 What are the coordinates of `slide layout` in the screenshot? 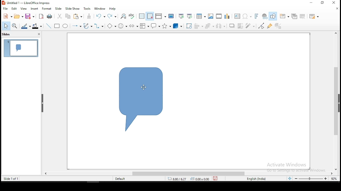 It's located at (313, 16).